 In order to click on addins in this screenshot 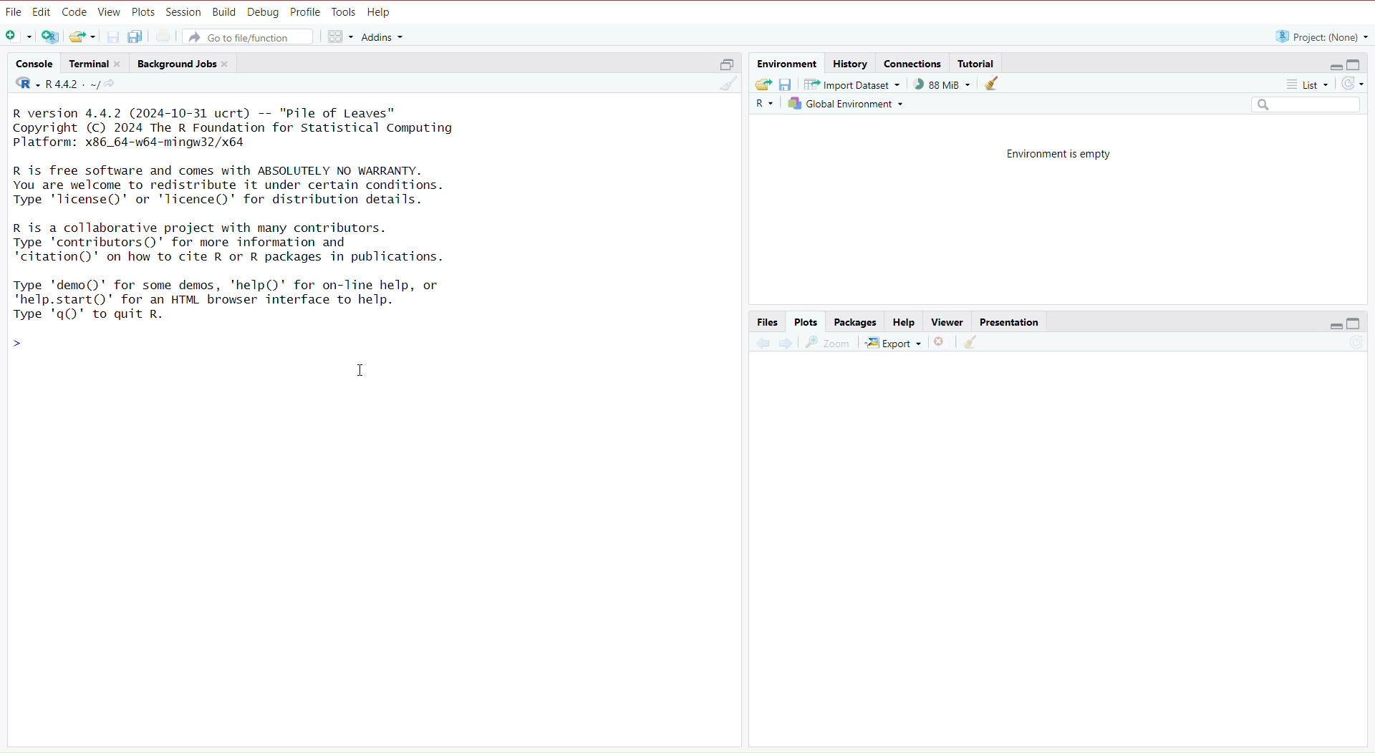, I will do `click(383, 37)`.